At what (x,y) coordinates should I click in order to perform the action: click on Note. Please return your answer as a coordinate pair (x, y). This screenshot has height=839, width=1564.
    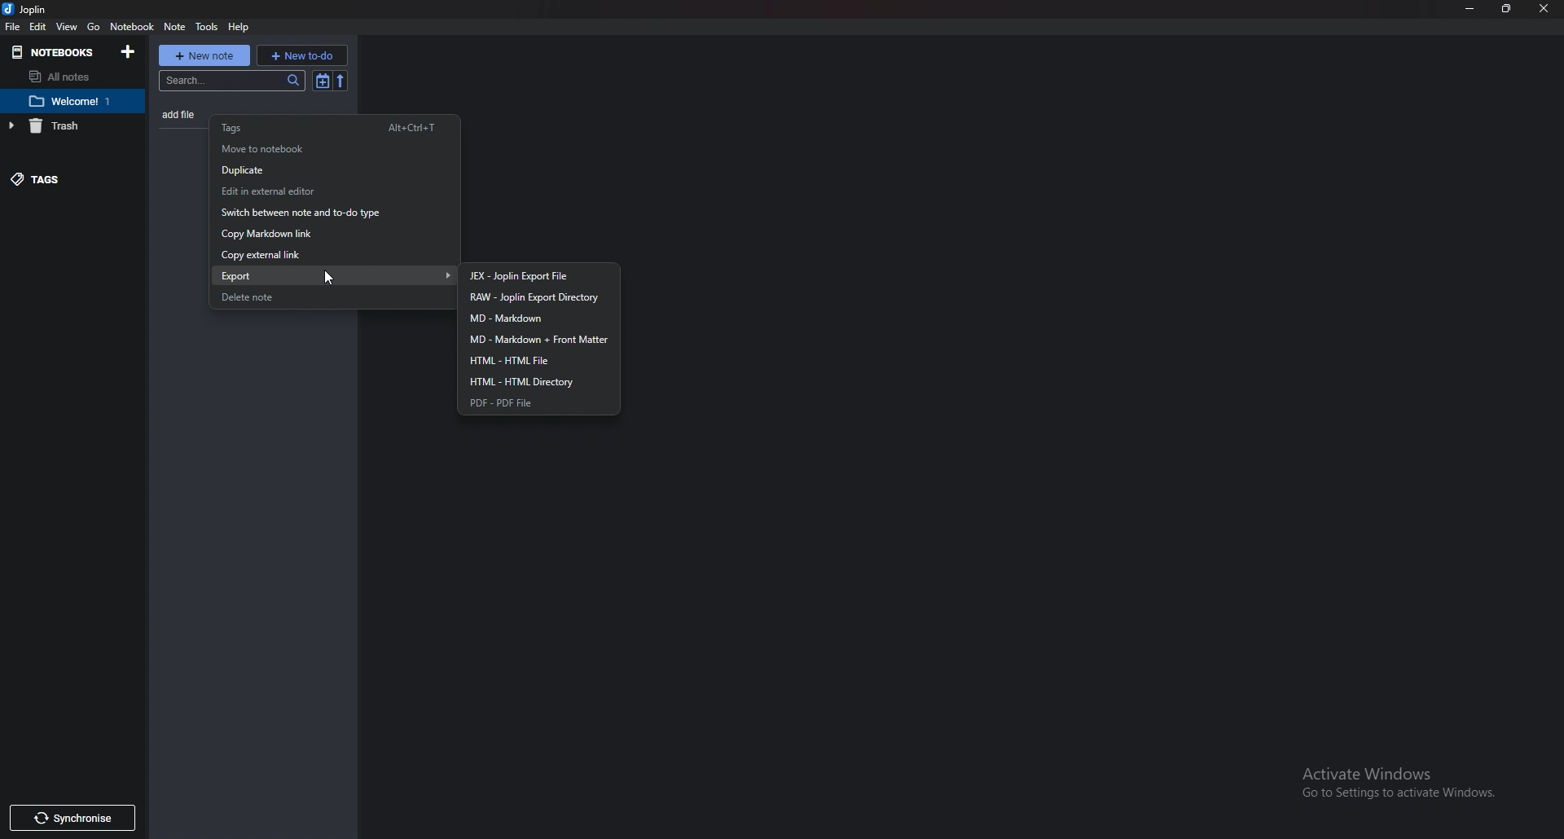
    Looking at the image, I should click on (182, 114).